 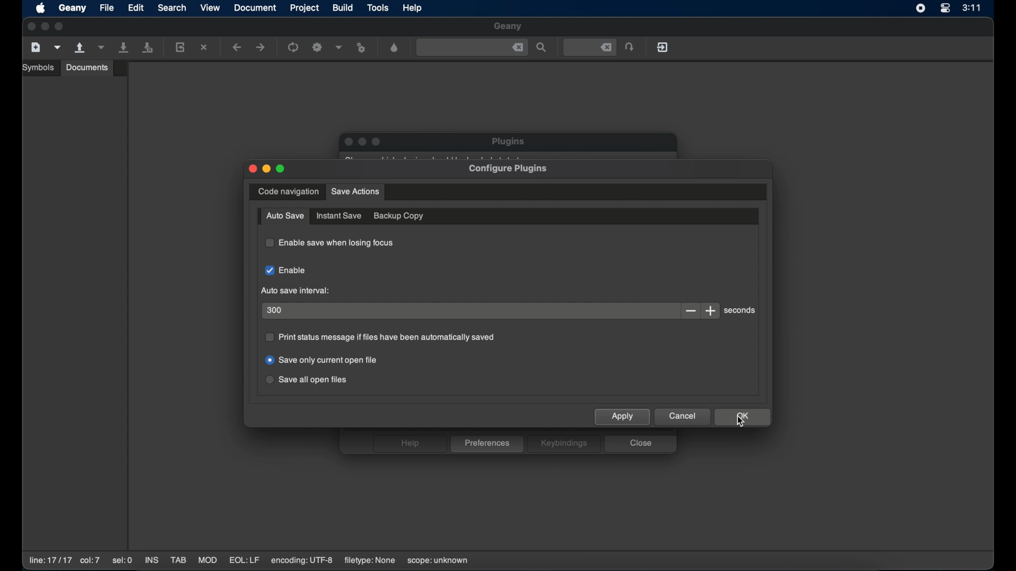 What do you see at coordinates (72, 8) in the screenshot?
I see `geany` at bounding box center [72, 8].